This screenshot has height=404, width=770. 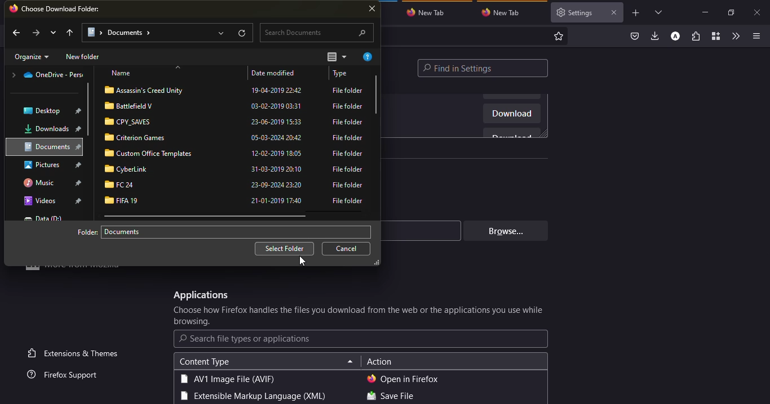 I want to click on sort, so click(x=337, y=57).